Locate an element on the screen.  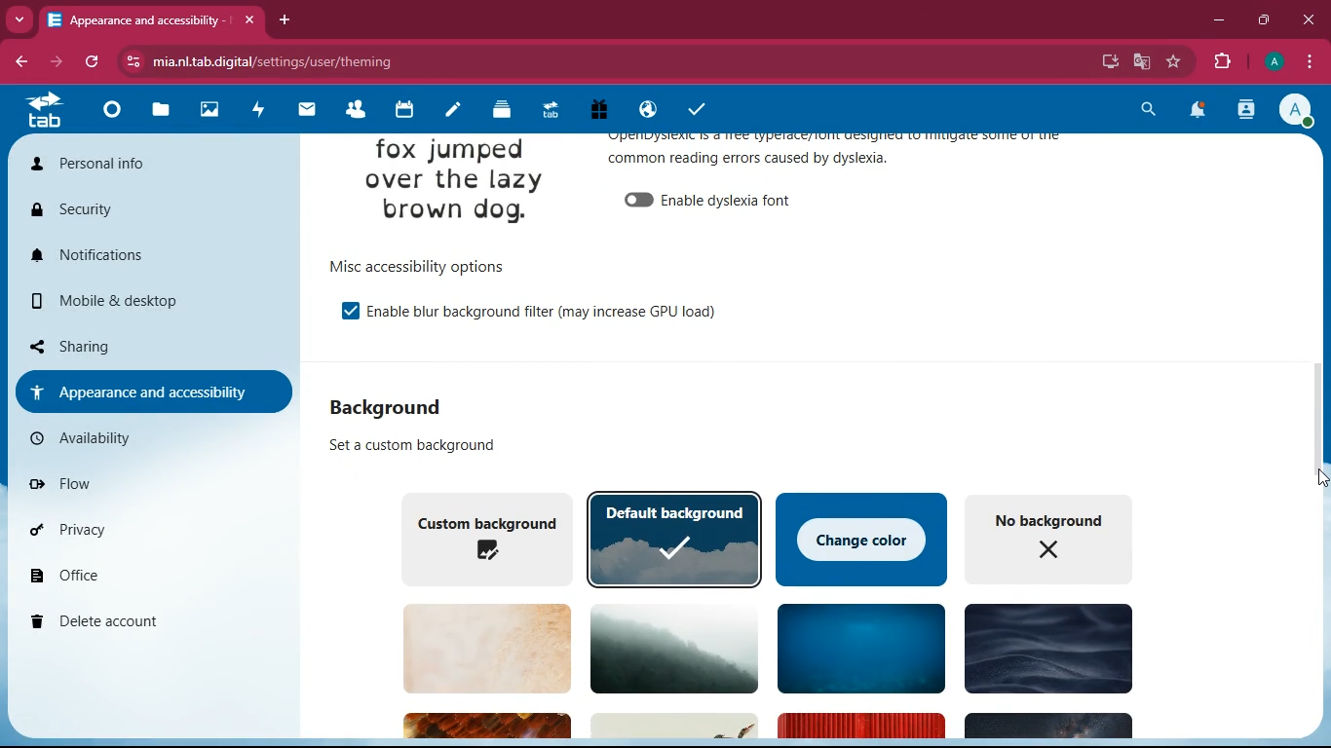
activity is located at coordinates (1247, 112).